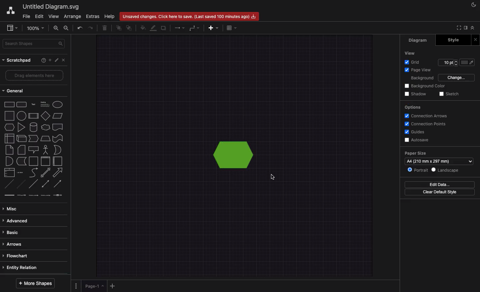 This screenshot has width=480, height=292. Describe the element at coordinates (12, 232) in the screenshot. I see `Basic` at that location.